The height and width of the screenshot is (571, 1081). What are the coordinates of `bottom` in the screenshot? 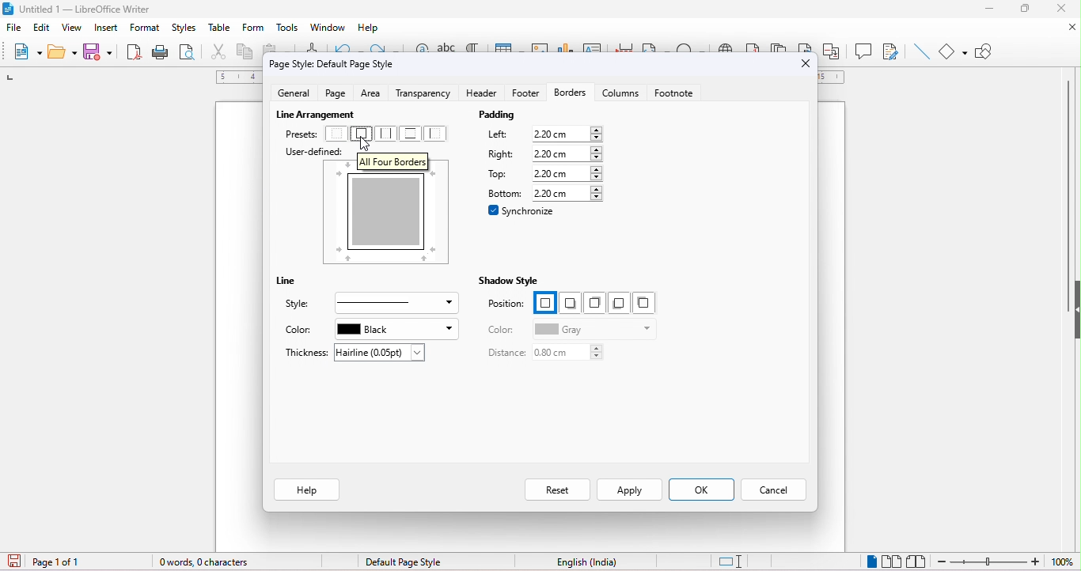 It's located at (503, 192).